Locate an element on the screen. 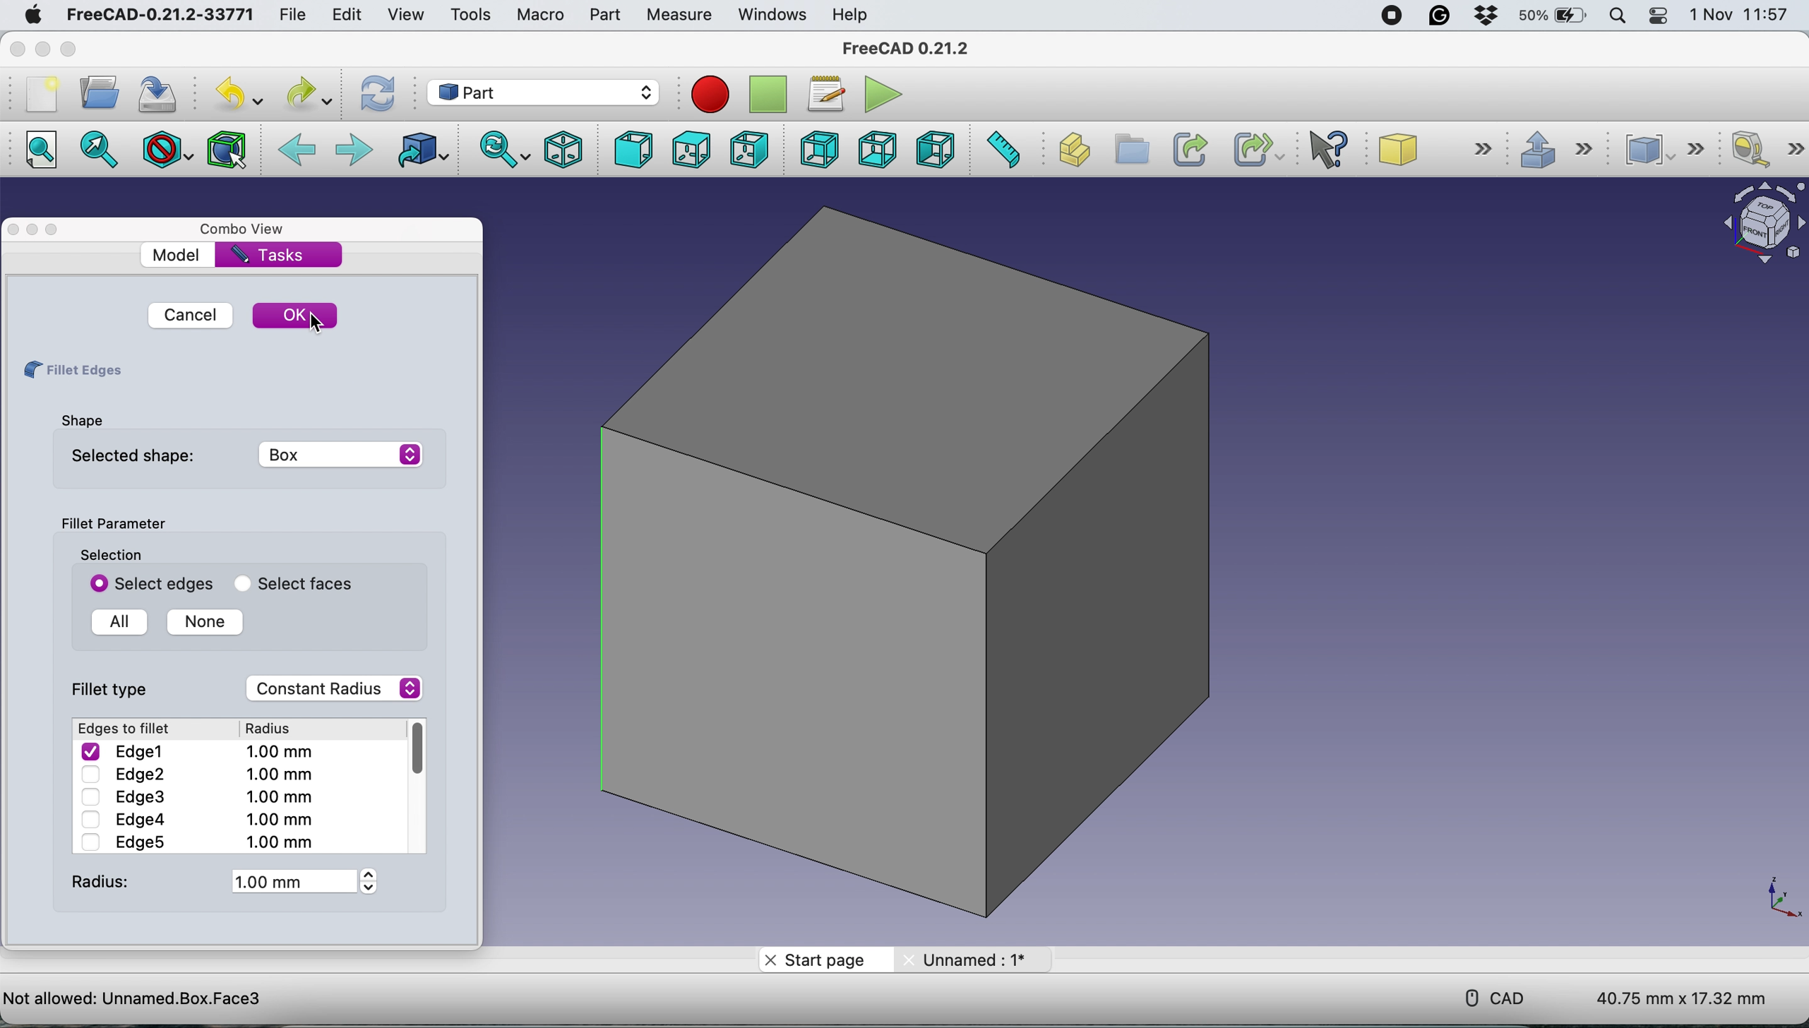  open is located at coordinates (97, 93).